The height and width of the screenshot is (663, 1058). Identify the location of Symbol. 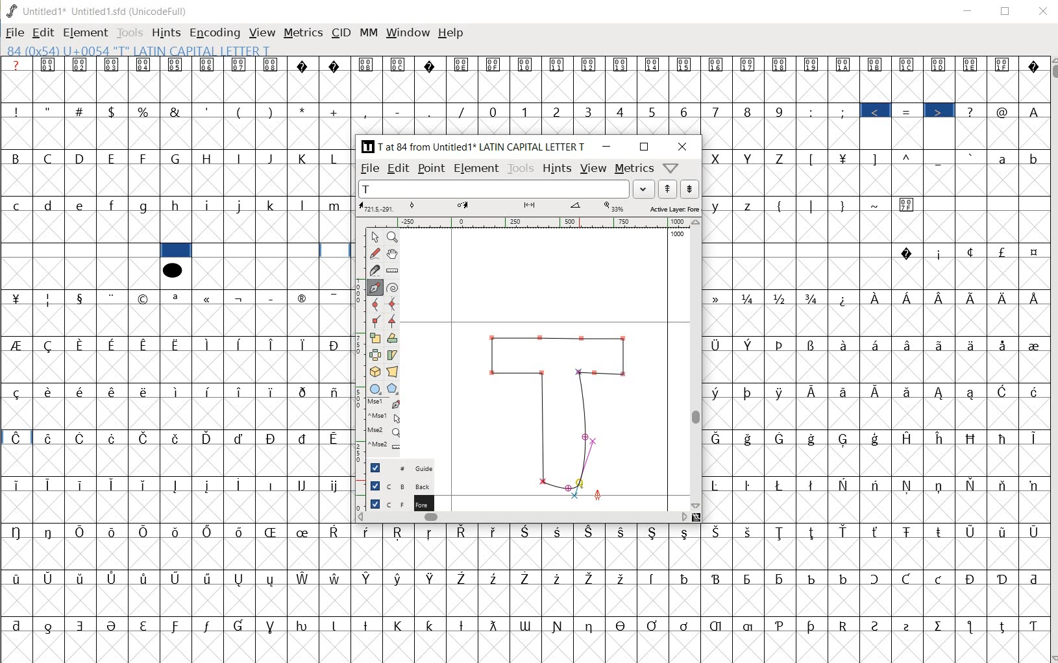
(750, 578).